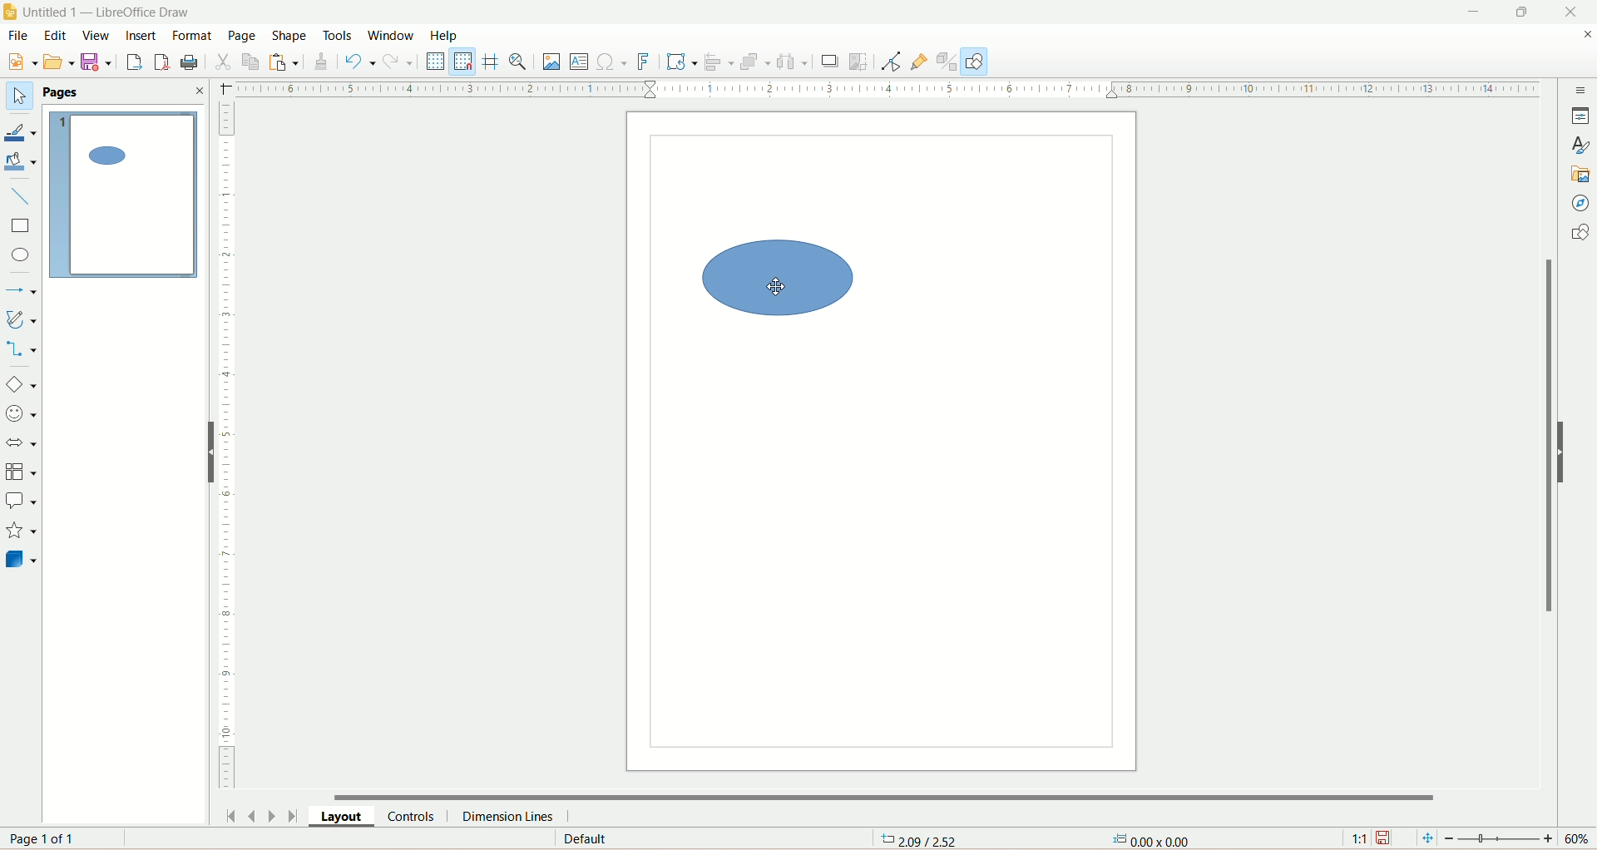 The image size is (1597, 850). Describe the element at coordinates (20, 254) in the screenshot. I see `ellipse` at that location.